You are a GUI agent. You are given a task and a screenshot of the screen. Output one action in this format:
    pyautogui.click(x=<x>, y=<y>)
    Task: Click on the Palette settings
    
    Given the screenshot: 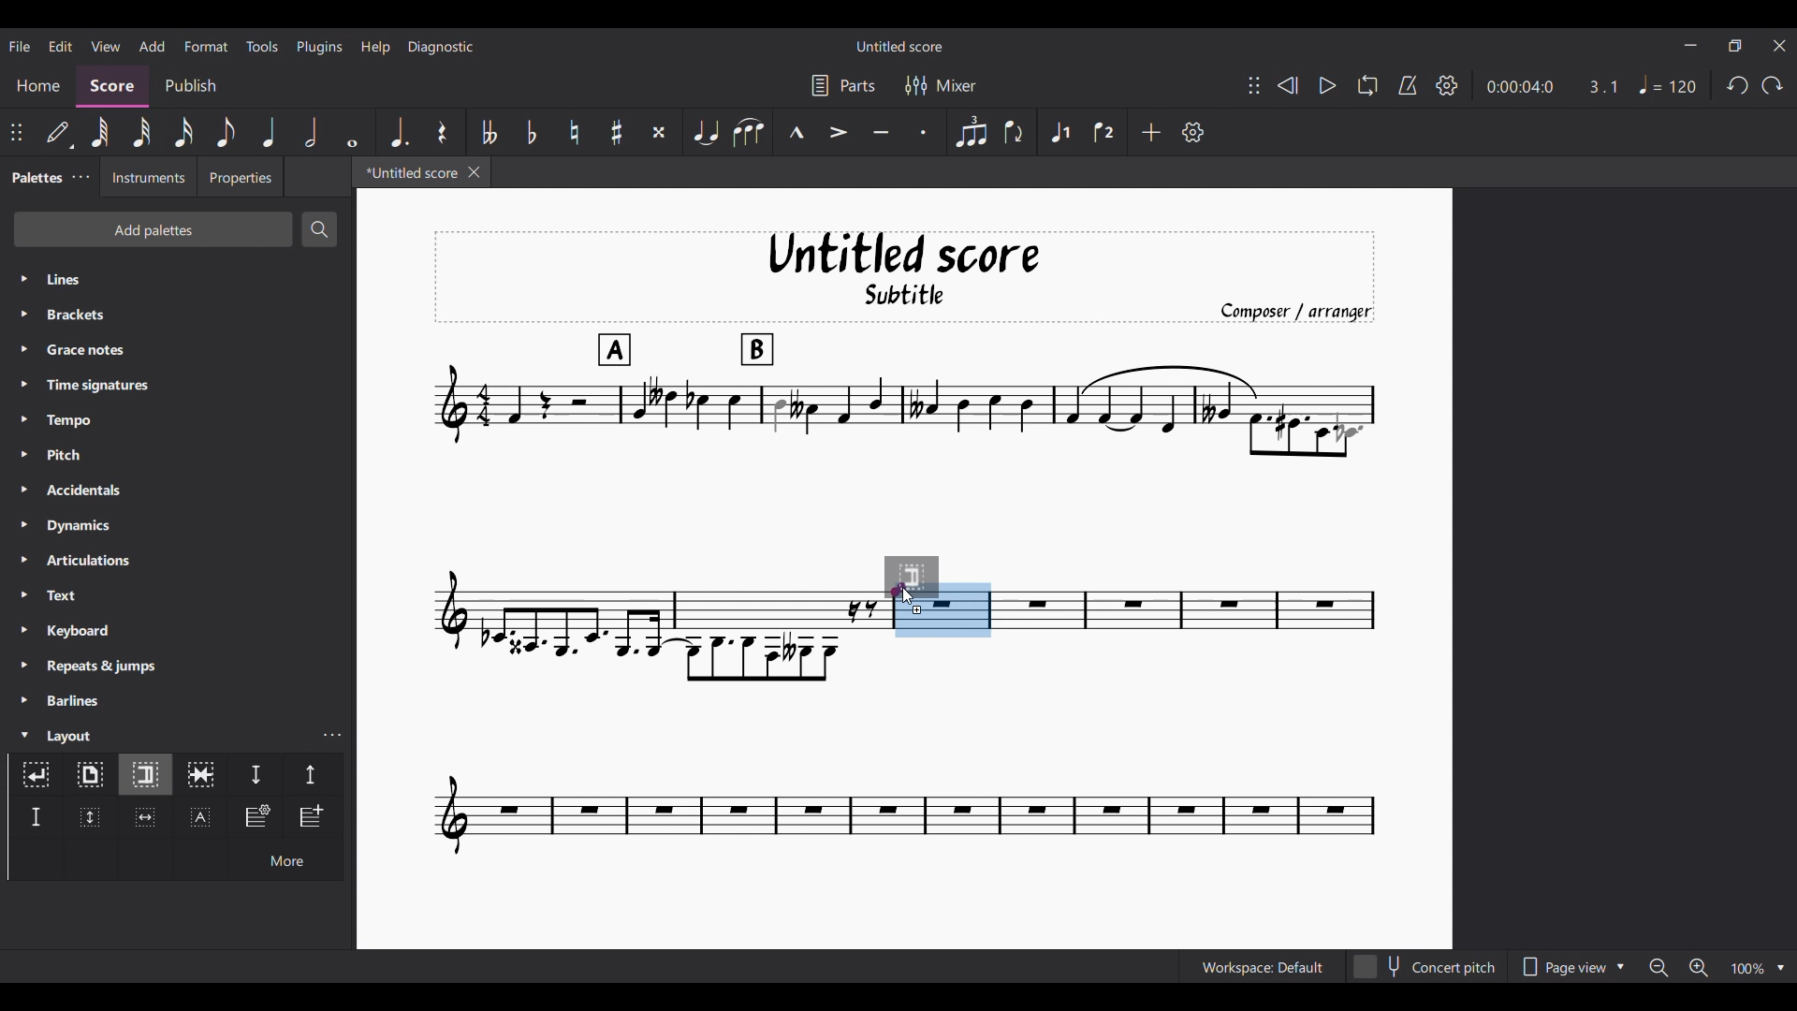 What is the action you would take?
    pyautogui.click(x=81, y=176)
    